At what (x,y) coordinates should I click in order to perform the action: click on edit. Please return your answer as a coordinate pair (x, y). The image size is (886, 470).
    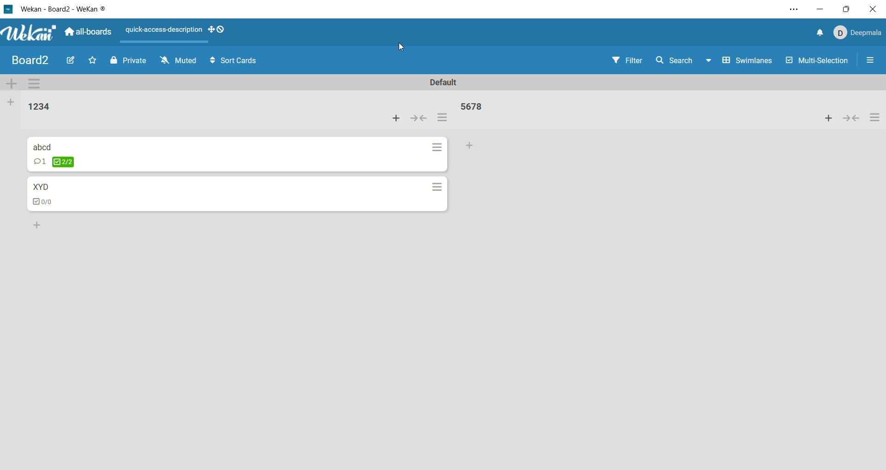
    Looking at the image, I should click on (67, 60).